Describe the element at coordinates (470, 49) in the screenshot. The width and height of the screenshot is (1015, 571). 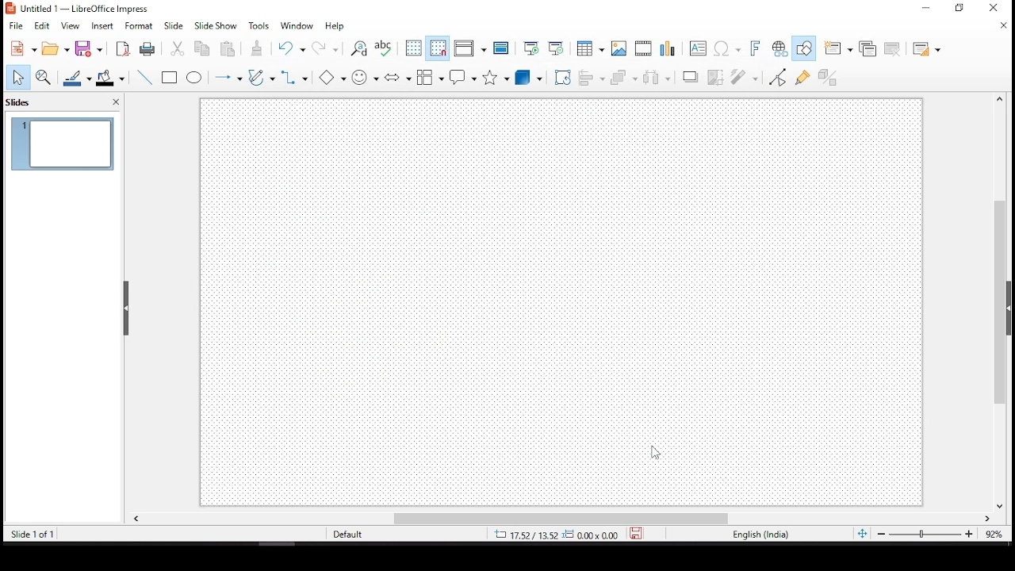
I see `display views` at that location.